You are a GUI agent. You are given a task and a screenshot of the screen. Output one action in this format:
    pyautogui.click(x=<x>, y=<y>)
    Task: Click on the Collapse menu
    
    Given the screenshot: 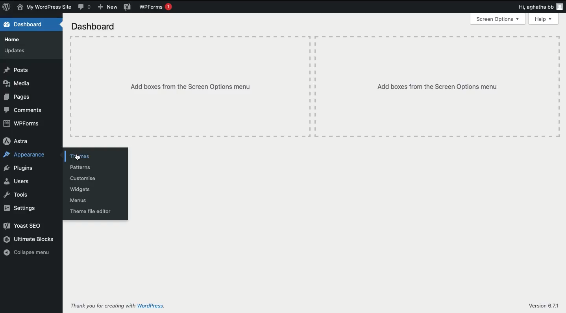 What is the action you would take?
    pyautogui.click(x=30, y=253)
    